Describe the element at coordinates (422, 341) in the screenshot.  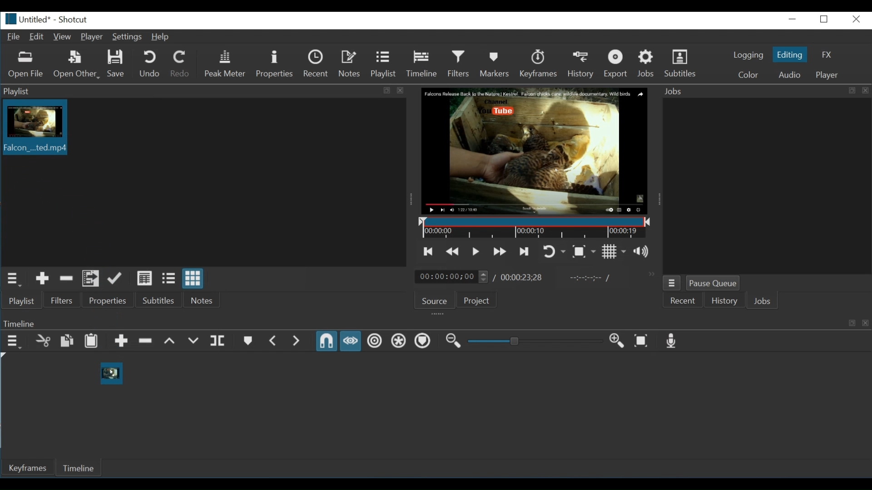
I see `Ripple markers` at that location.